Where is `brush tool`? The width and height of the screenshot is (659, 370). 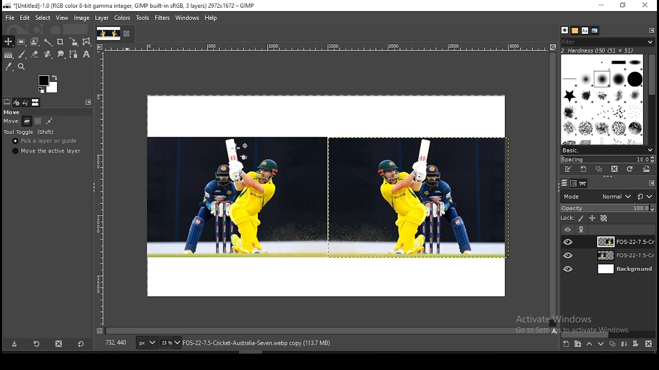 brush tool is located at coordinates (22, 54).